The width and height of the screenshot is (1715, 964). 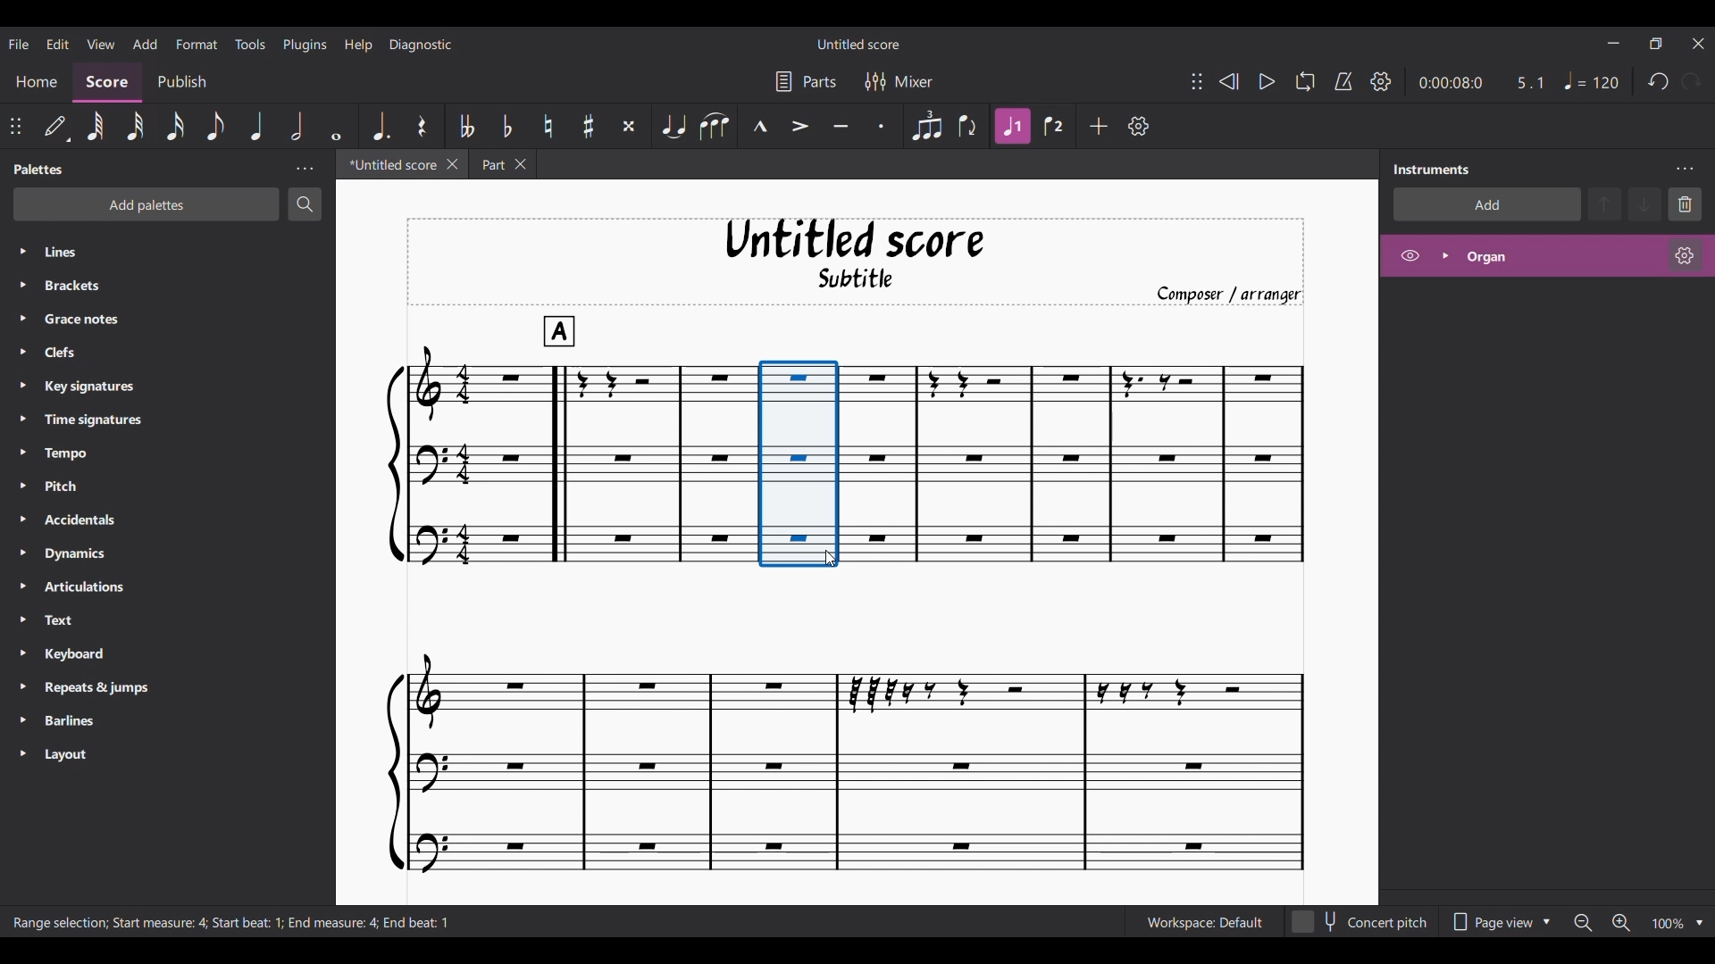 I want to click on Metronome, so click(x=1343, y=82).